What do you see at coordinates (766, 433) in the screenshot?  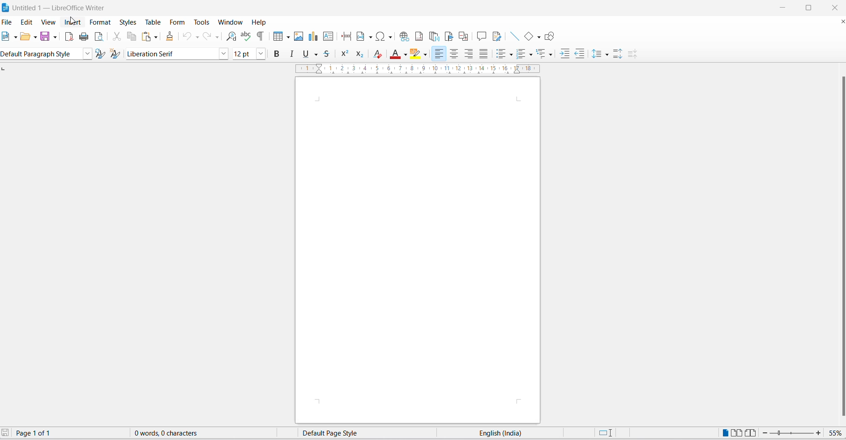 I see `decrease zoom` at bounding box center [766, 433].